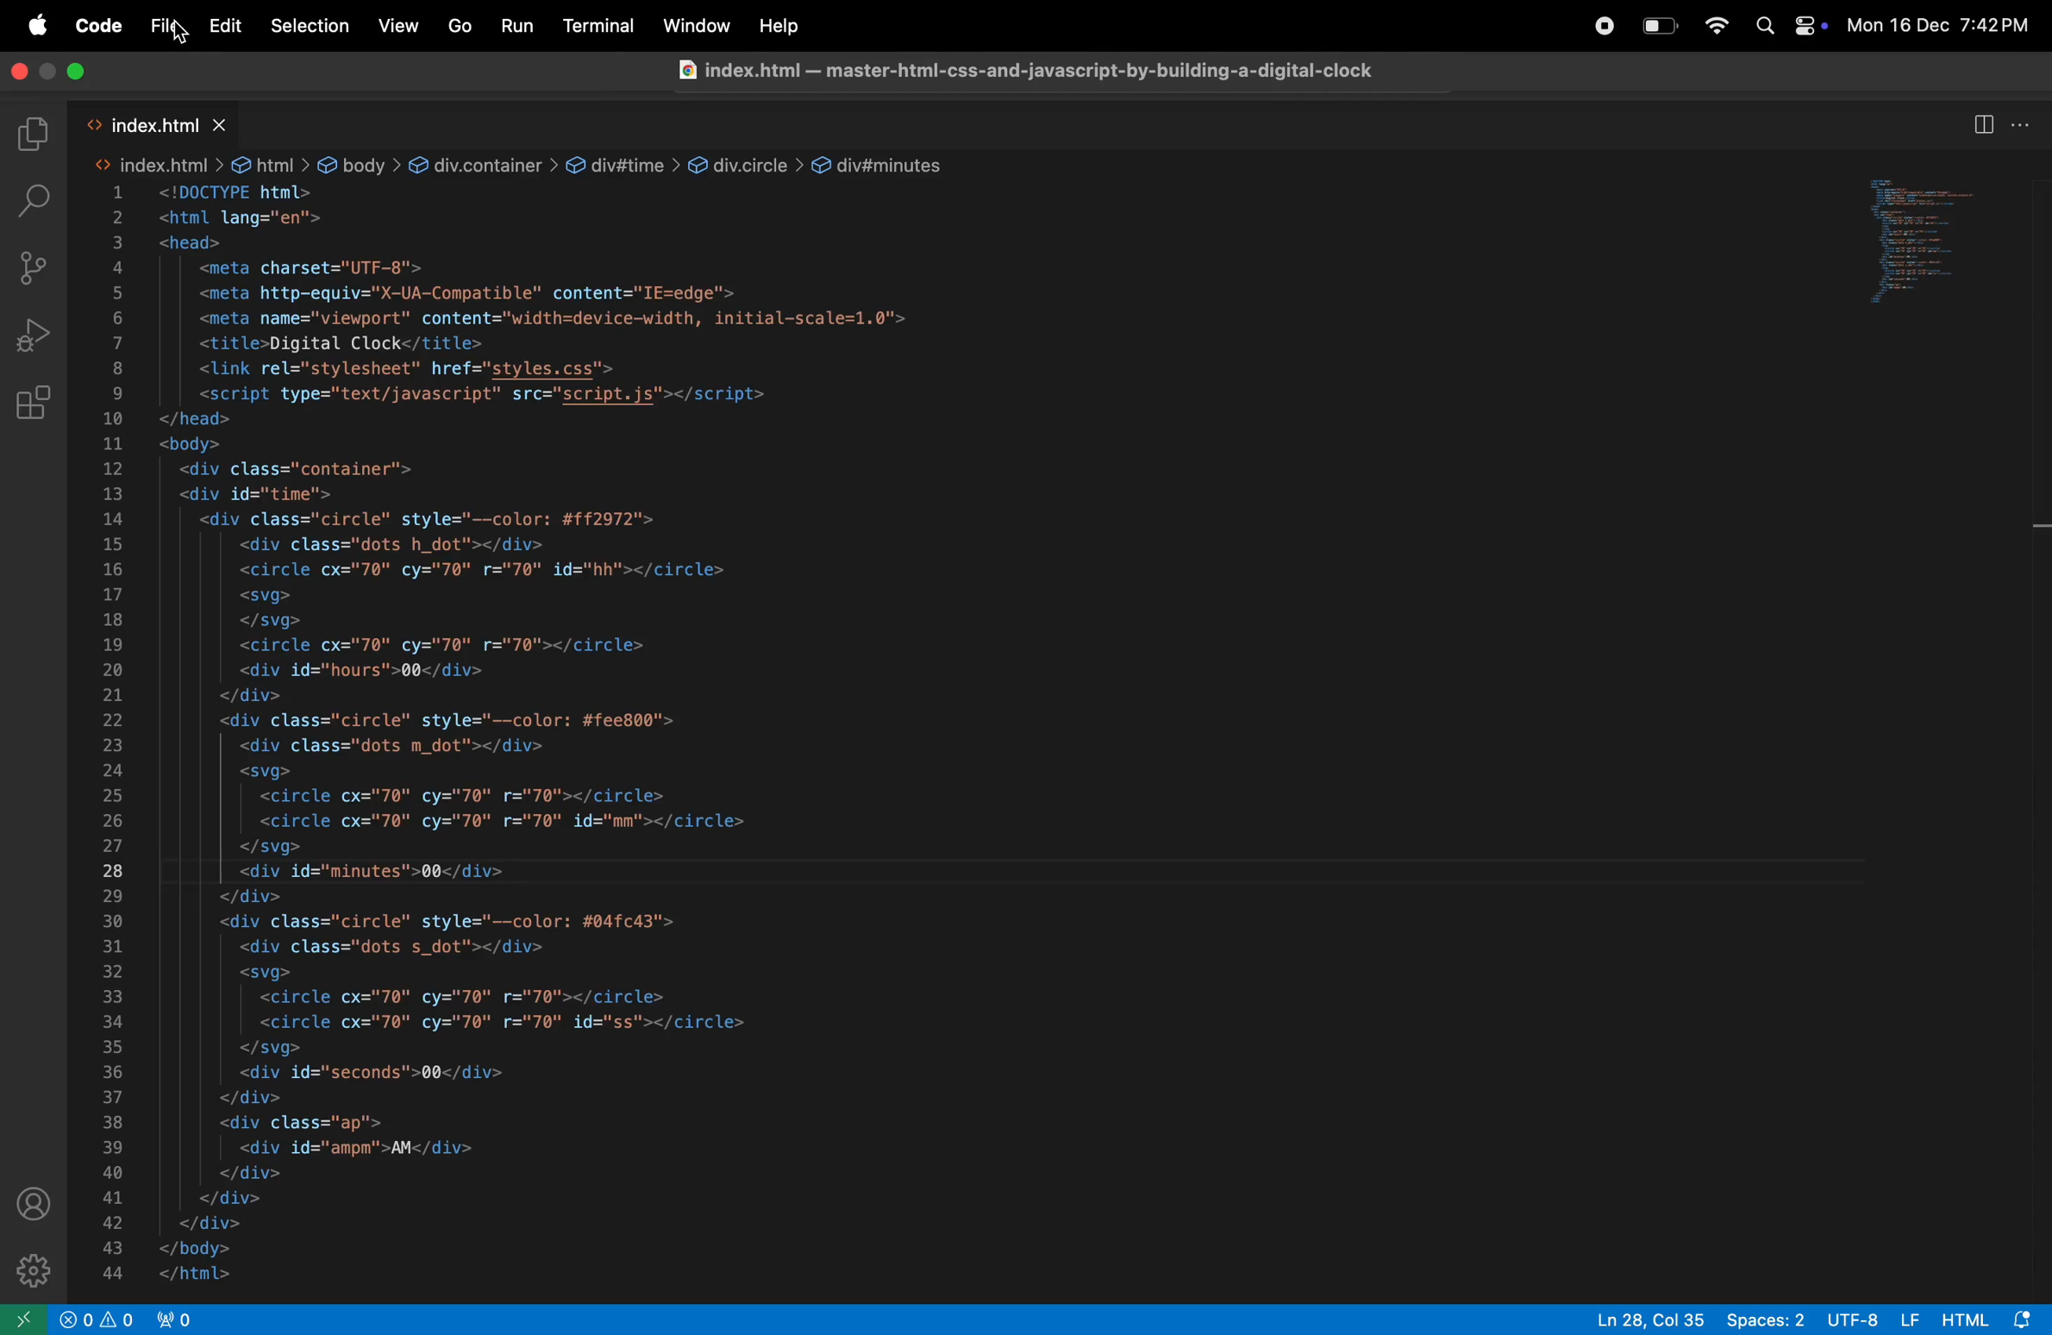 The width and height of the screenshot is (2052, 1335). Describe the element at coordinates (34, 336) in the screenshot. I see `run debug` at that location.